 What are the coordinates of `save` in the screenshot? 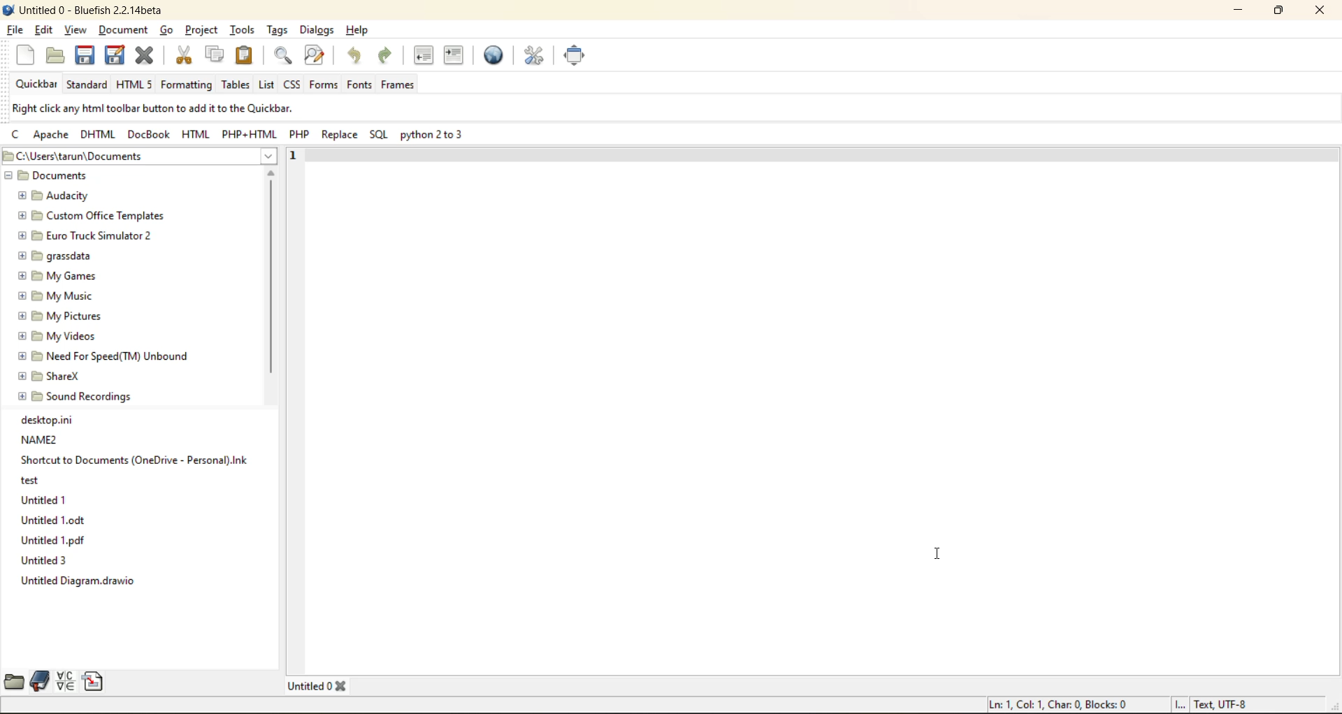 It's located at (82, 55).